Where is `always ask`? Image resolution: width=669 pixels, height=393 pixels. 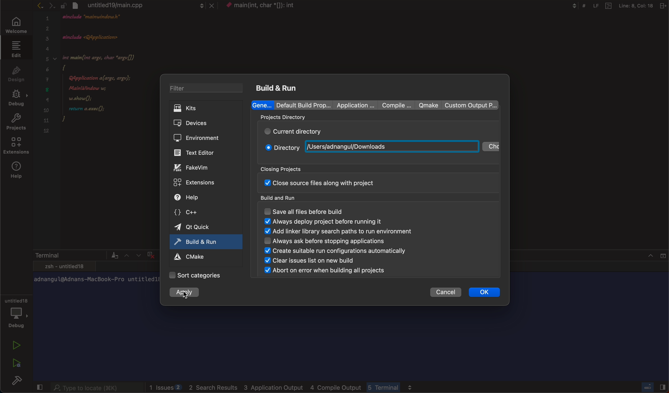 always ask is located at coordinates (329, 242).